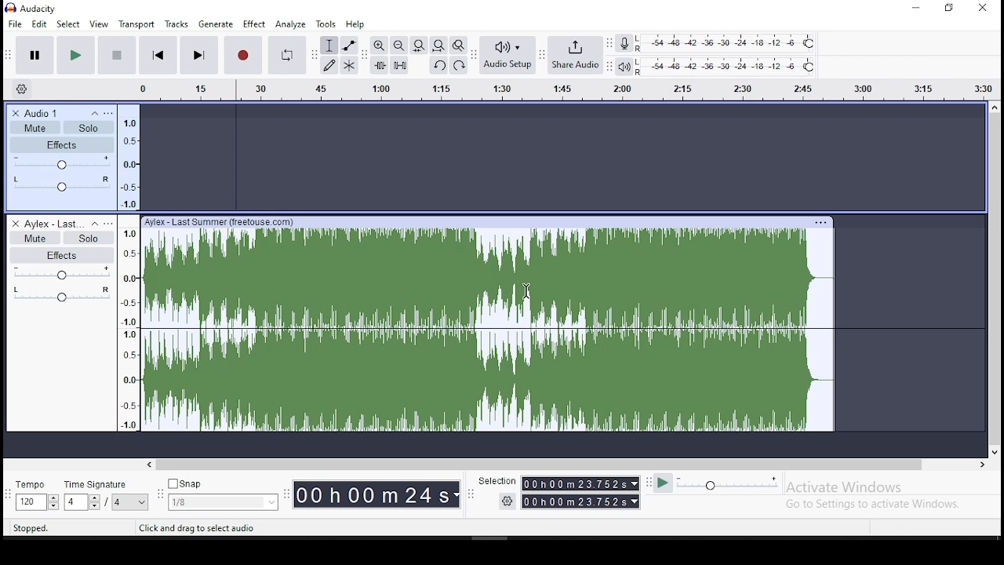 This screenshot has height=565, width=1004. Describe the element at coordinates (15, 24) in the screenshot. I see `file` at that location.